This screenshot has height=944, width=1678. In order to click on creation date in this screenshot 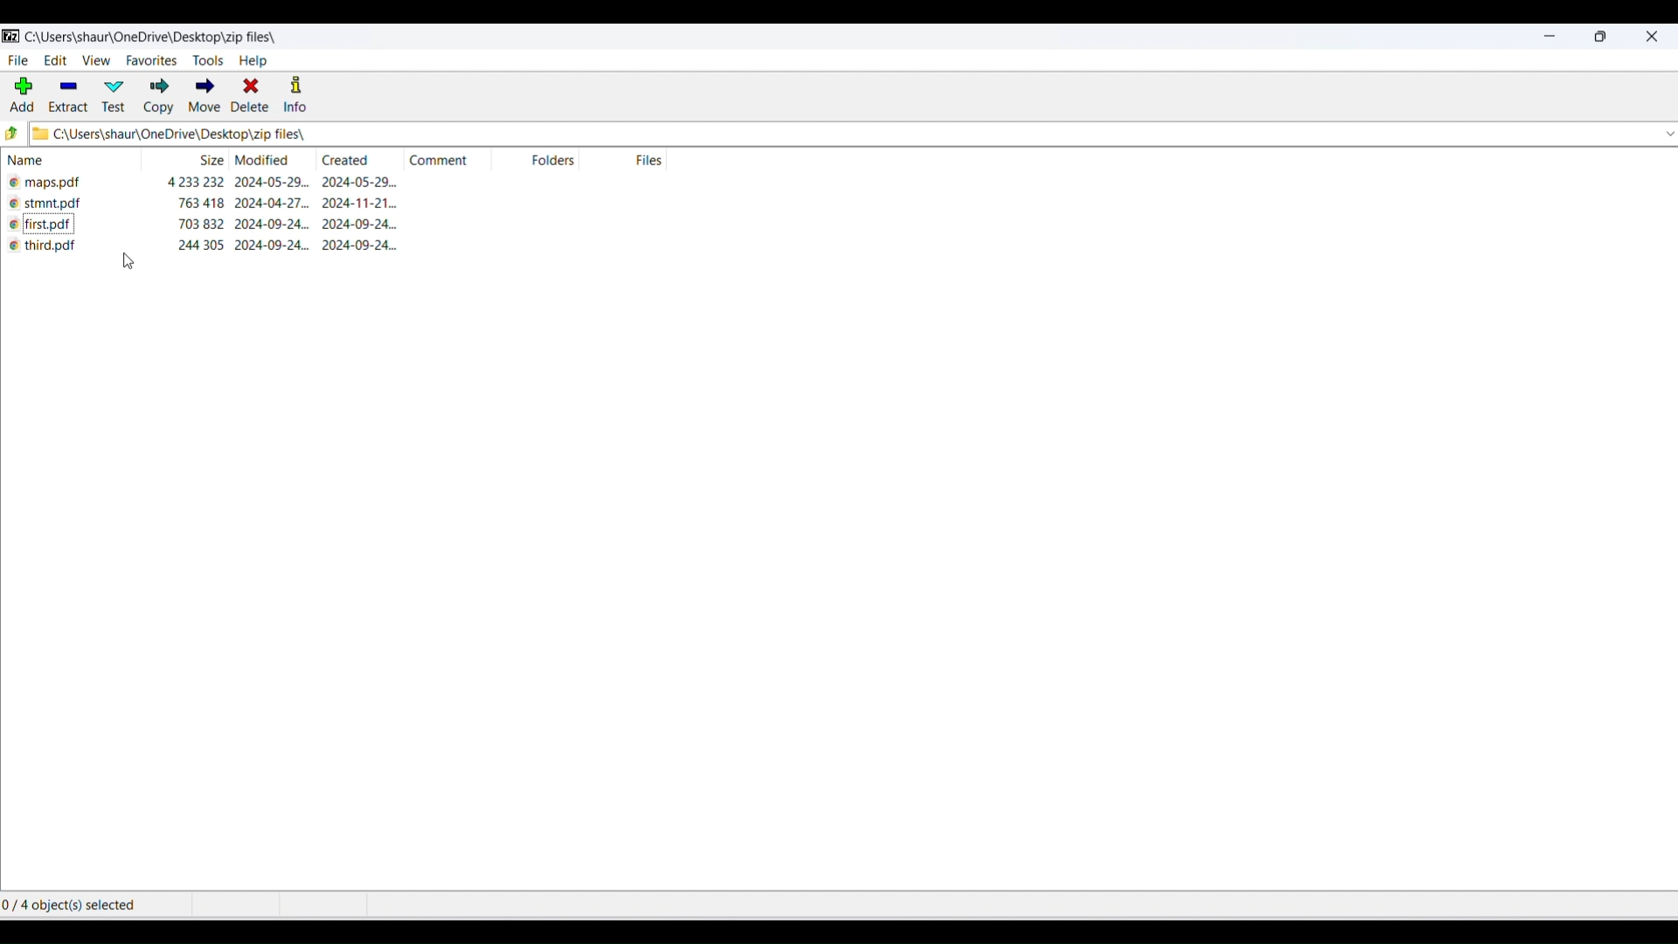, I will do `click(359, 226)`.